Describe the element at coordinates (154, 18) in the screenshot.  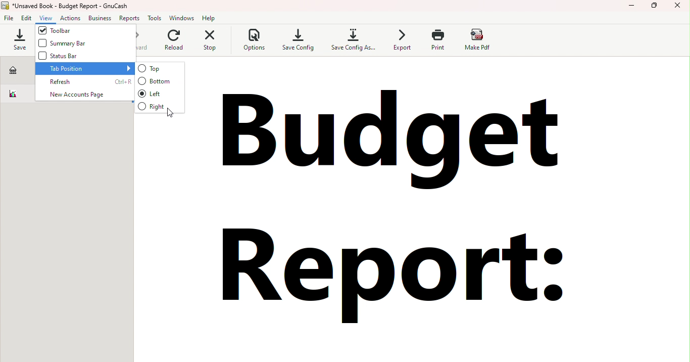
I see `Tools` at that location.